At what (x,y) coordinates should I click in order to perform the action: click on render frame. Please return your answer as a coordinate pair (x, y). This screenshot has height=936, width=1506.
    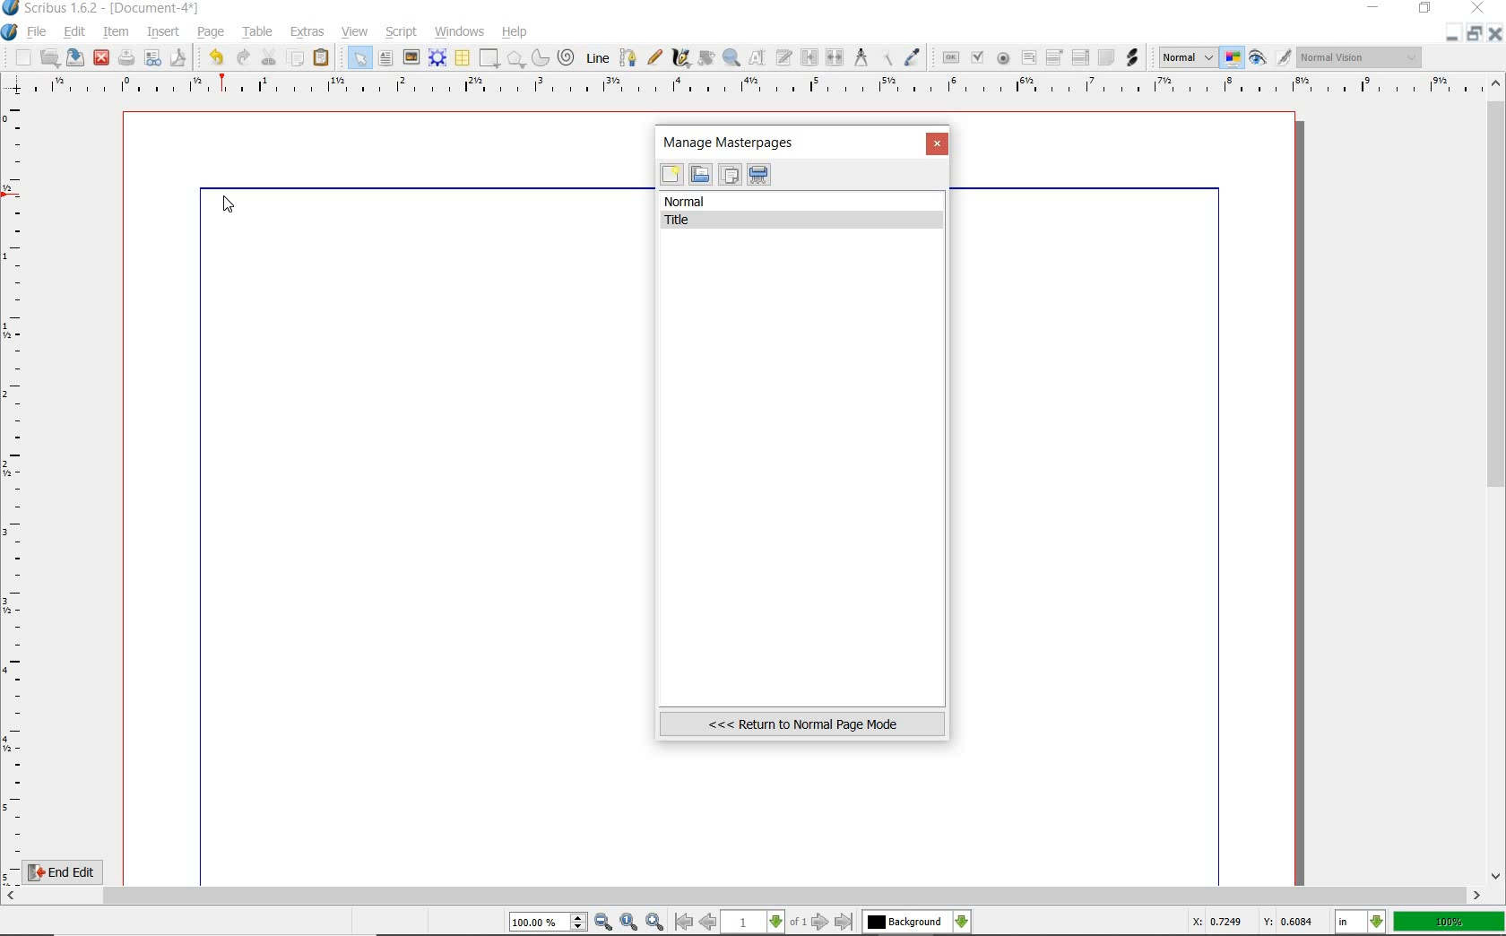
    Looking at the image, I should click on (437, 57).